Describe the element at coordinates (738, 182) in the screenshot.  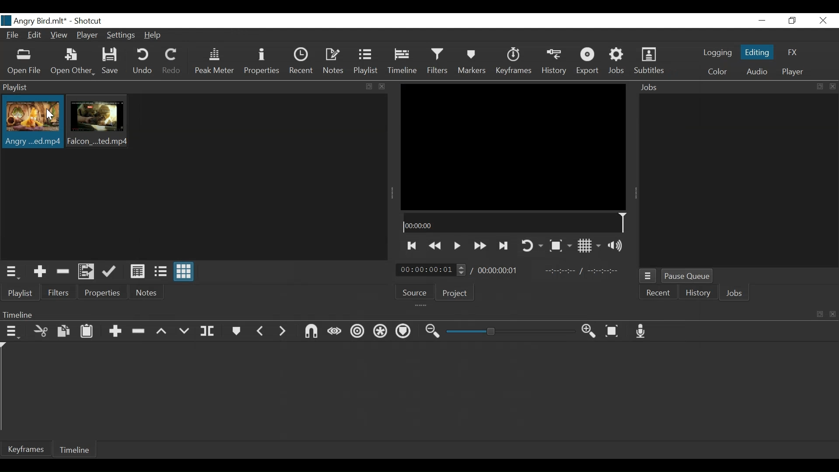
I see `Jobs Panel` at that location.